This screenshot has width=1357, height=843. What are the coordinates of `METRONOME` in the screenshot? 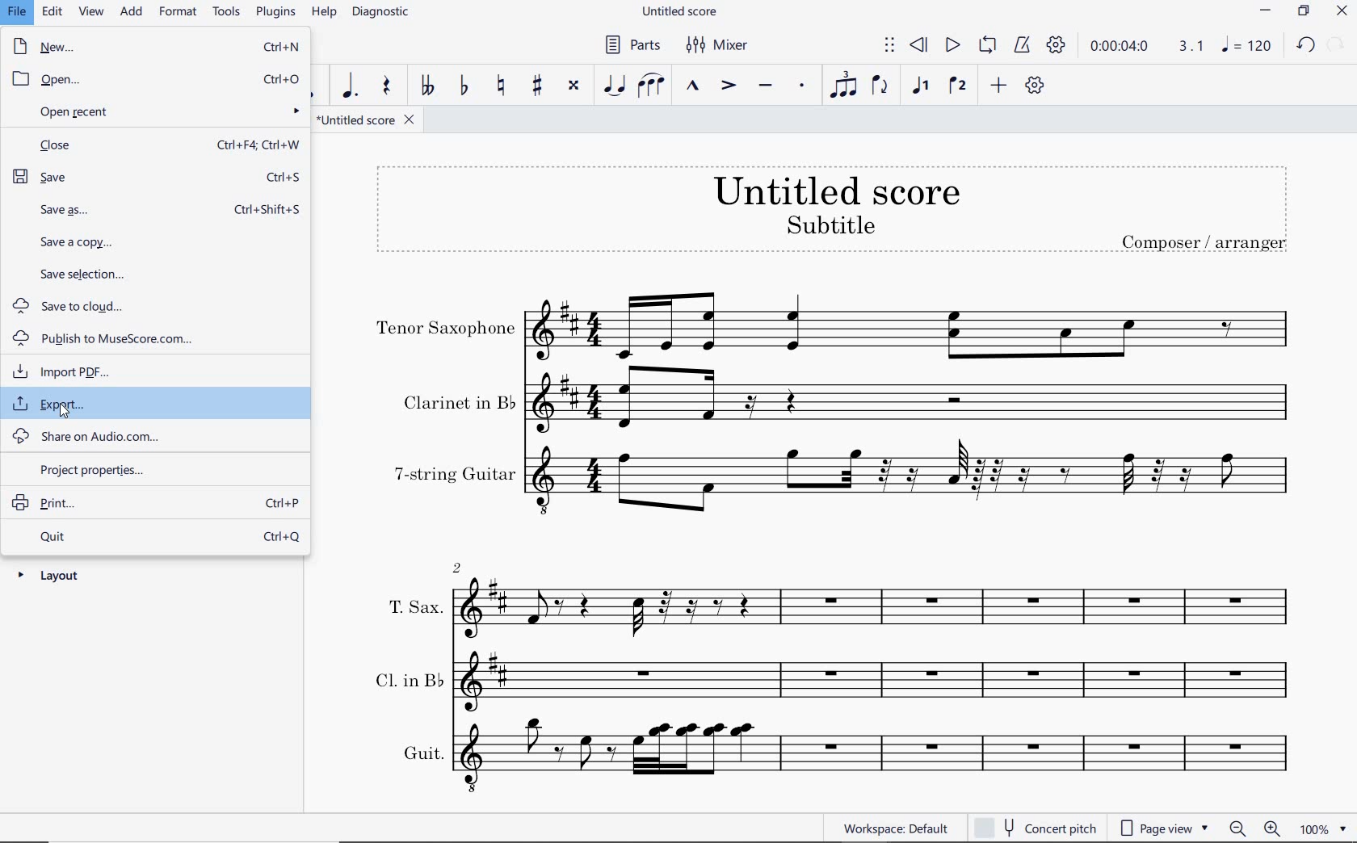 It's located at (1024, 45).